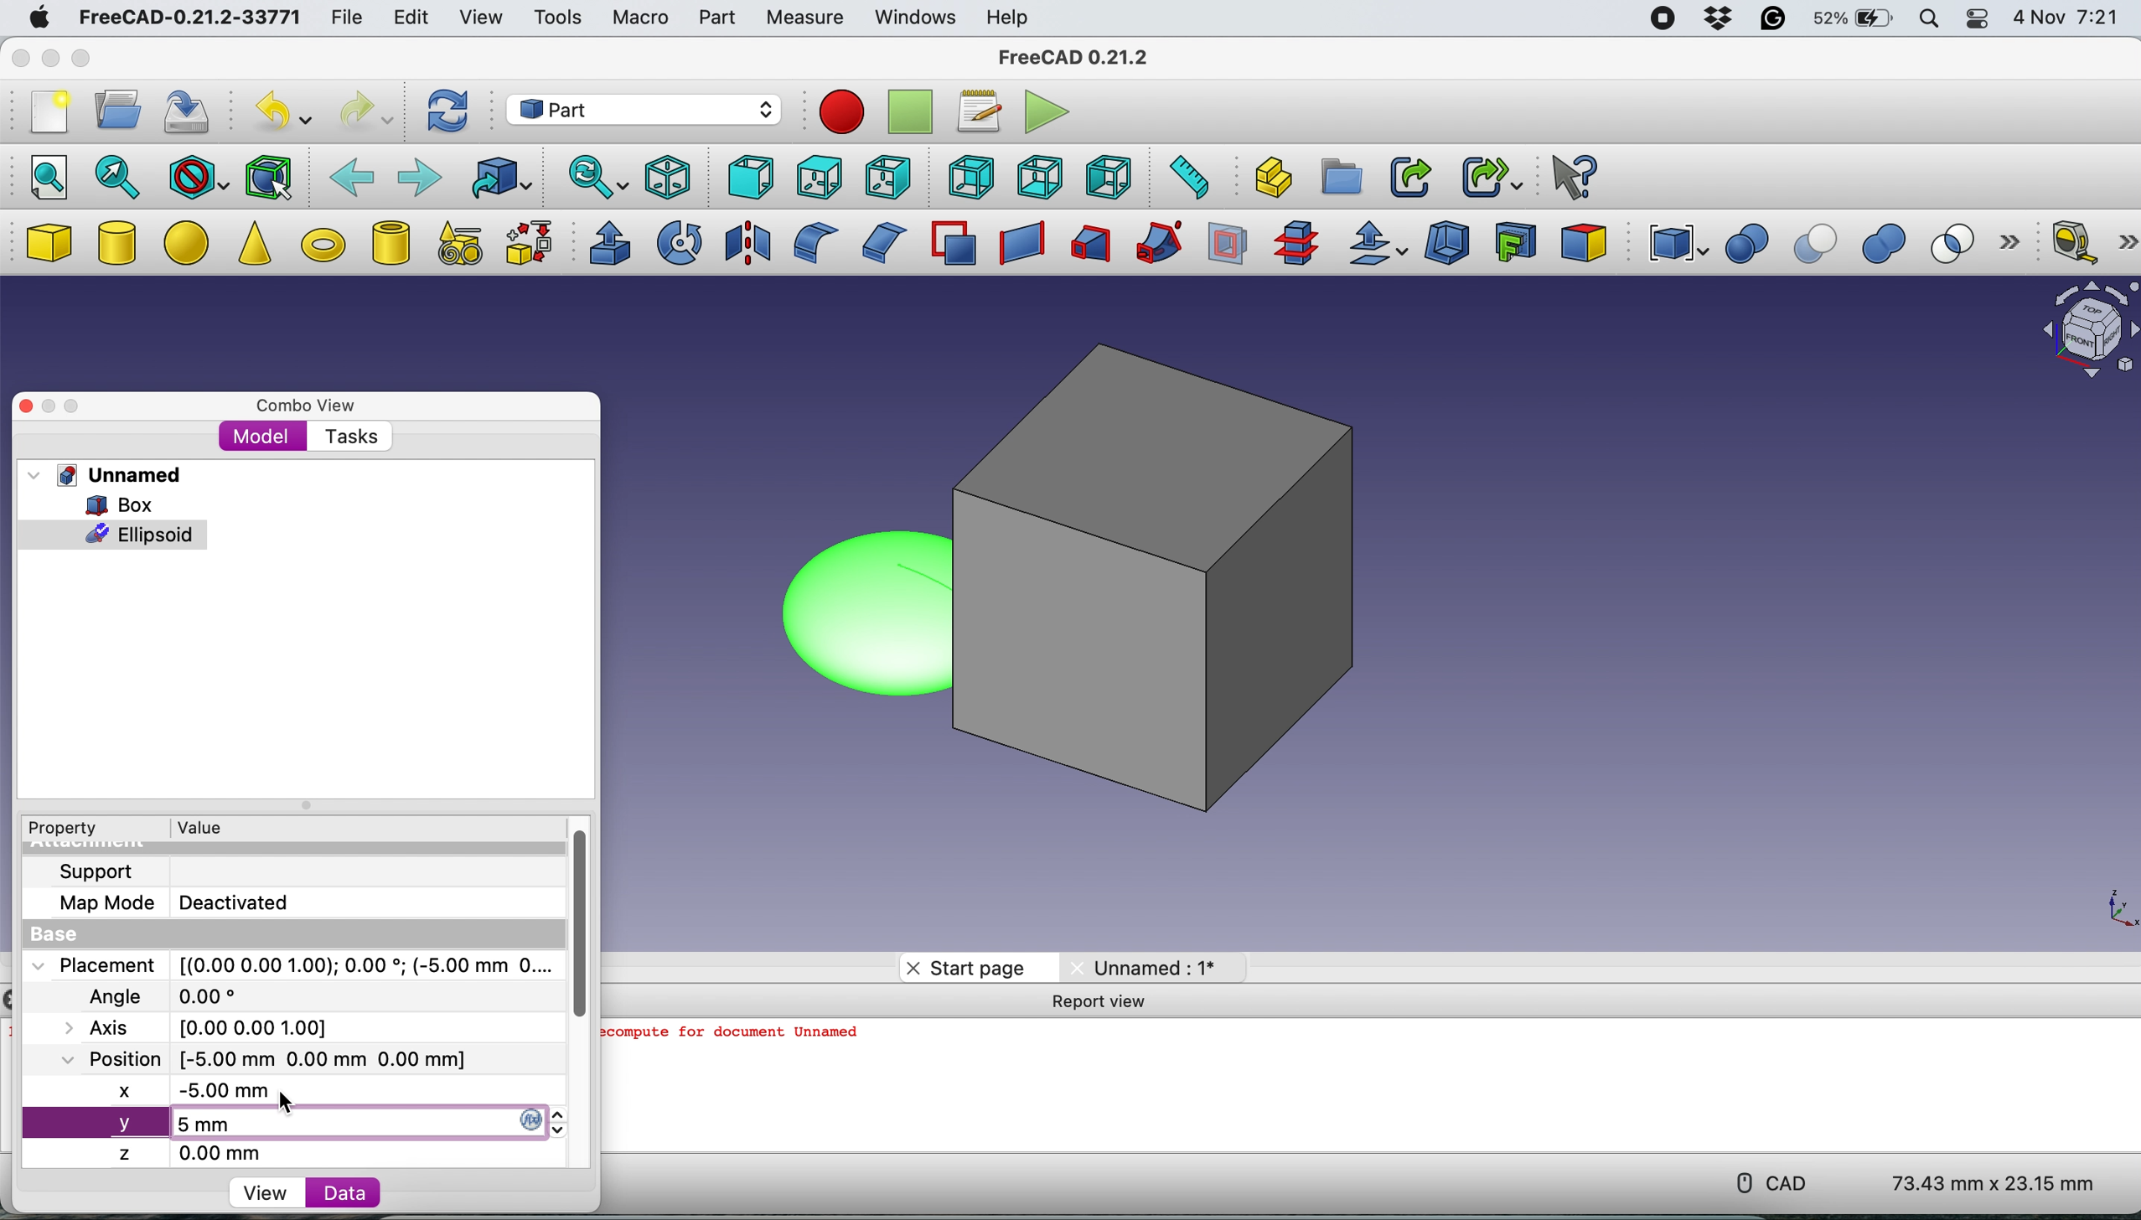 The width and height of the screenshot is (2141, 1220). I want to click on battery, so click(1849, 20).